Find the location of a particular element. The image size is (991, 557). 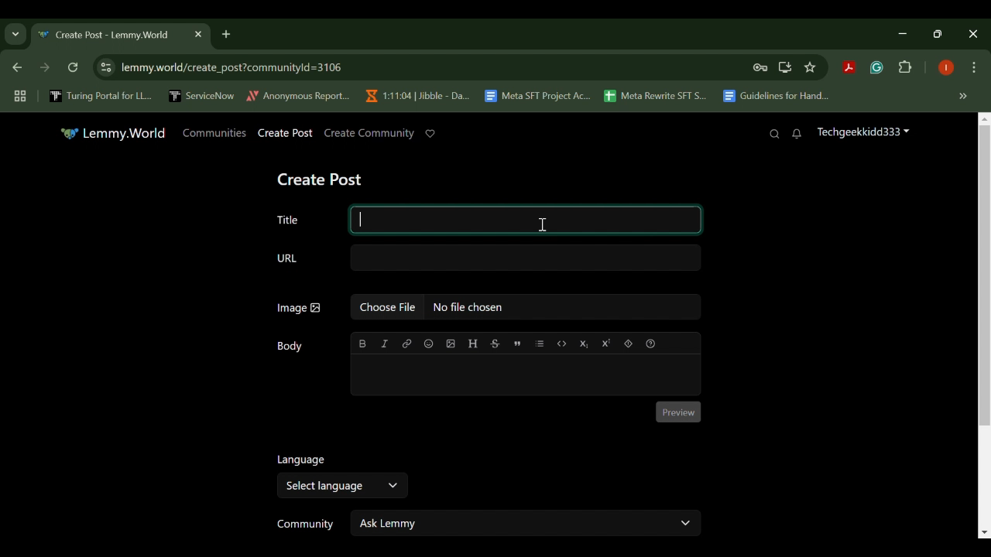

Techgeekkidd333 is located at coordinates (862, 134).